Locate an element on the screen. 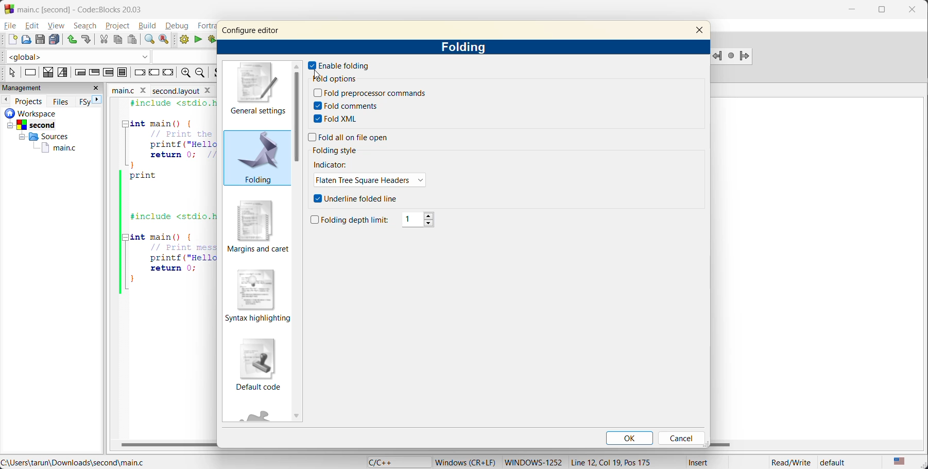 This screenshot has width=928, height=469. cancel is located at coordinates (683, 438).